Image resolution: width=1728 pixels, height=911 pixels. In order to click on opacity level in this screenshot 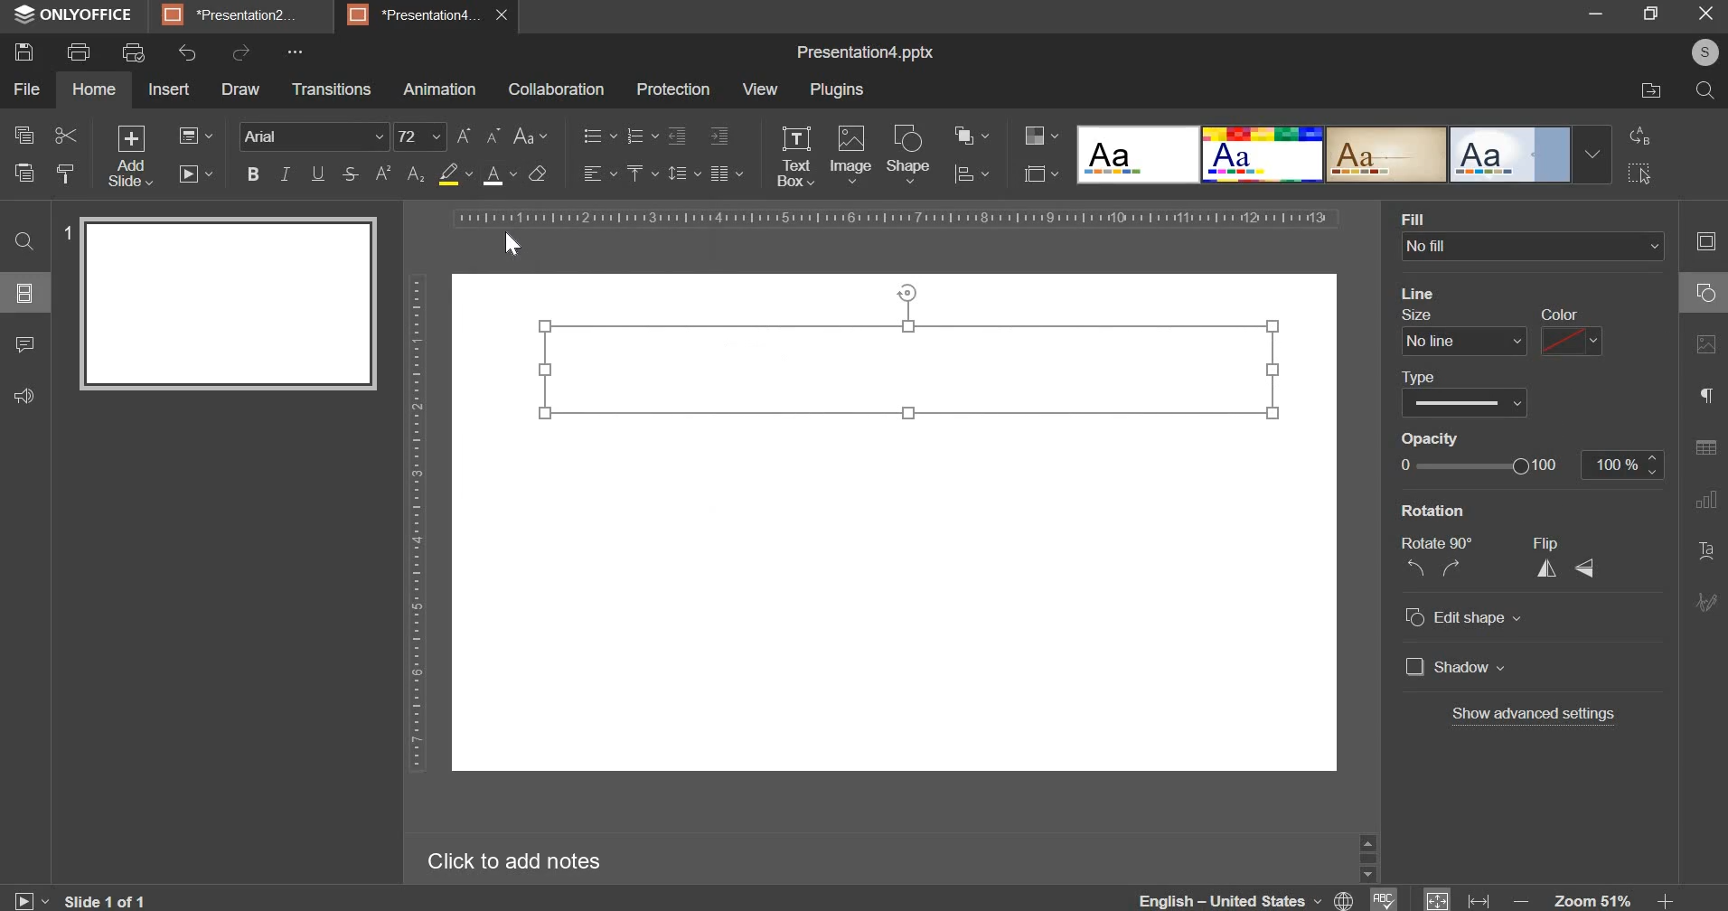, I will do `click(1624, 465)`.